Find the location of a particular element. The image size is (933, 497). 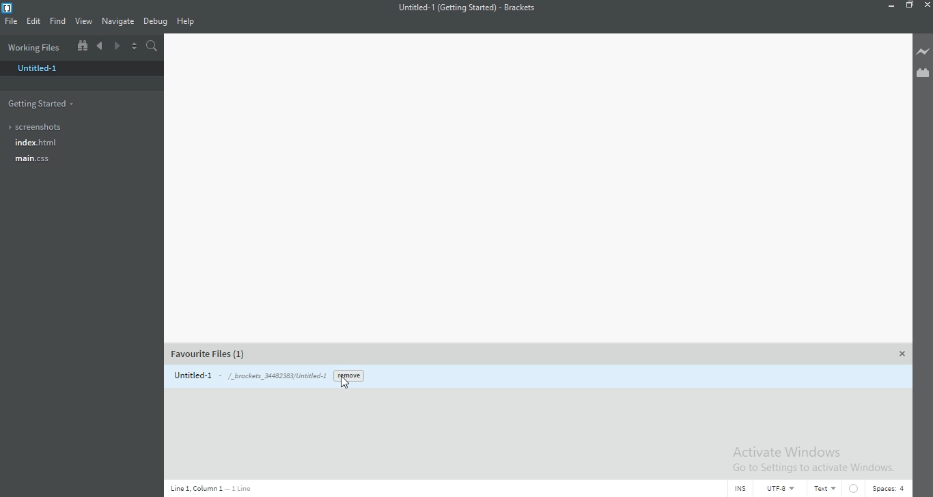

Find in files is located at coordinates (153, 48).